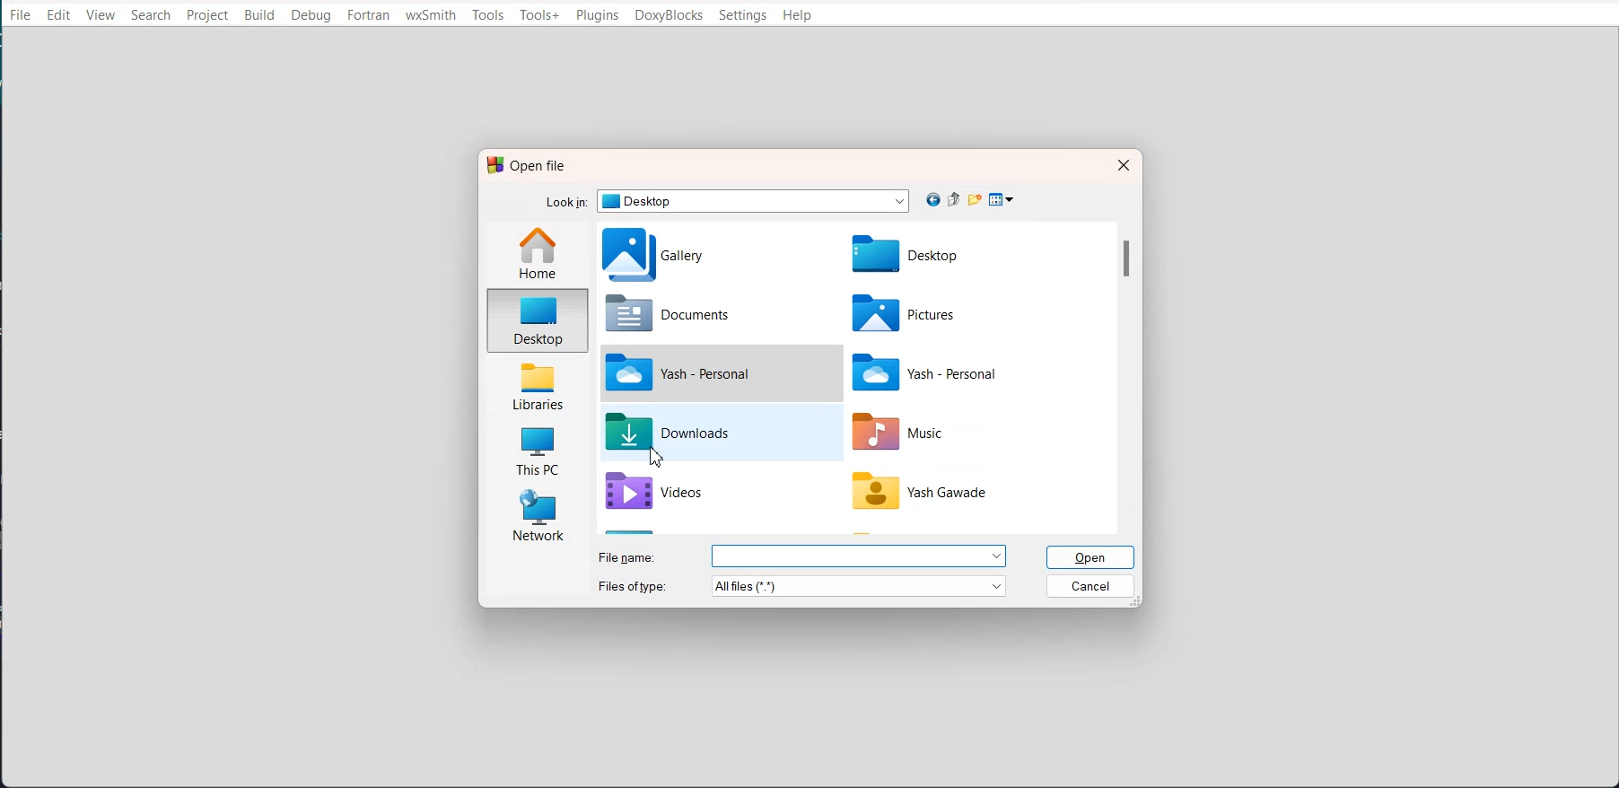  What do you see at coordinates (1093, 557) in the screenshot?
I see `Open` at bounding box center [1093, 557].